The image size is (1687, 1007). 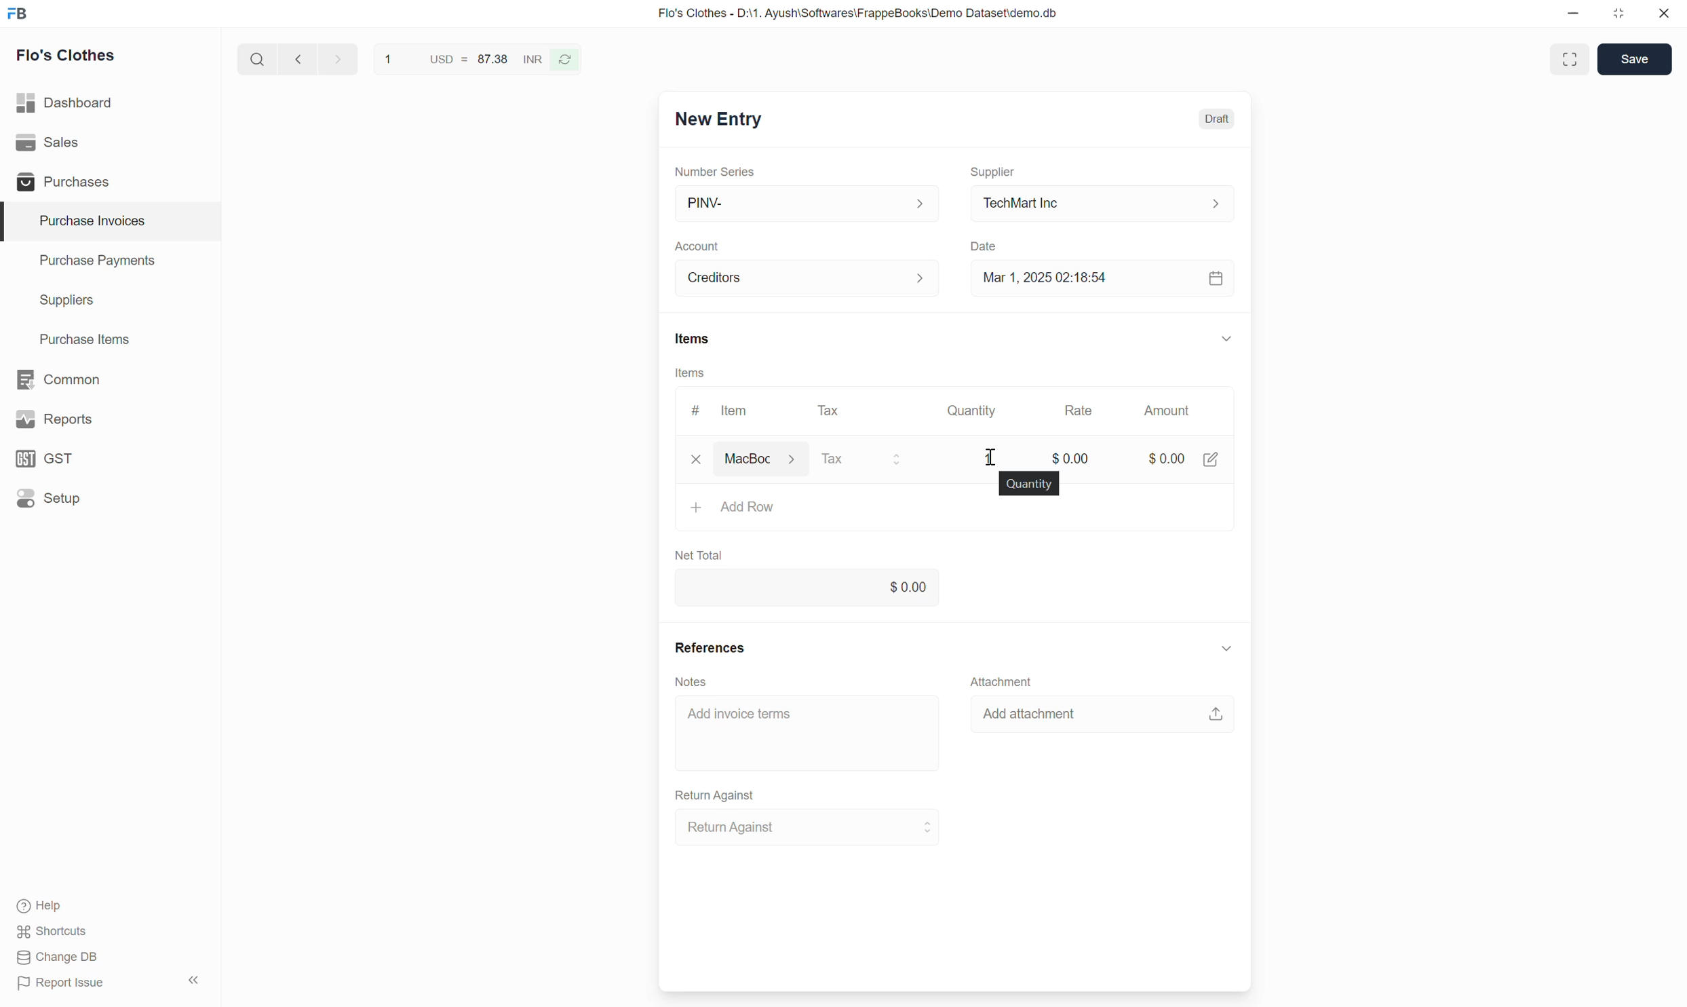 I want to click on 1 USD = 87.38 INR, so click(x=461, y=58).